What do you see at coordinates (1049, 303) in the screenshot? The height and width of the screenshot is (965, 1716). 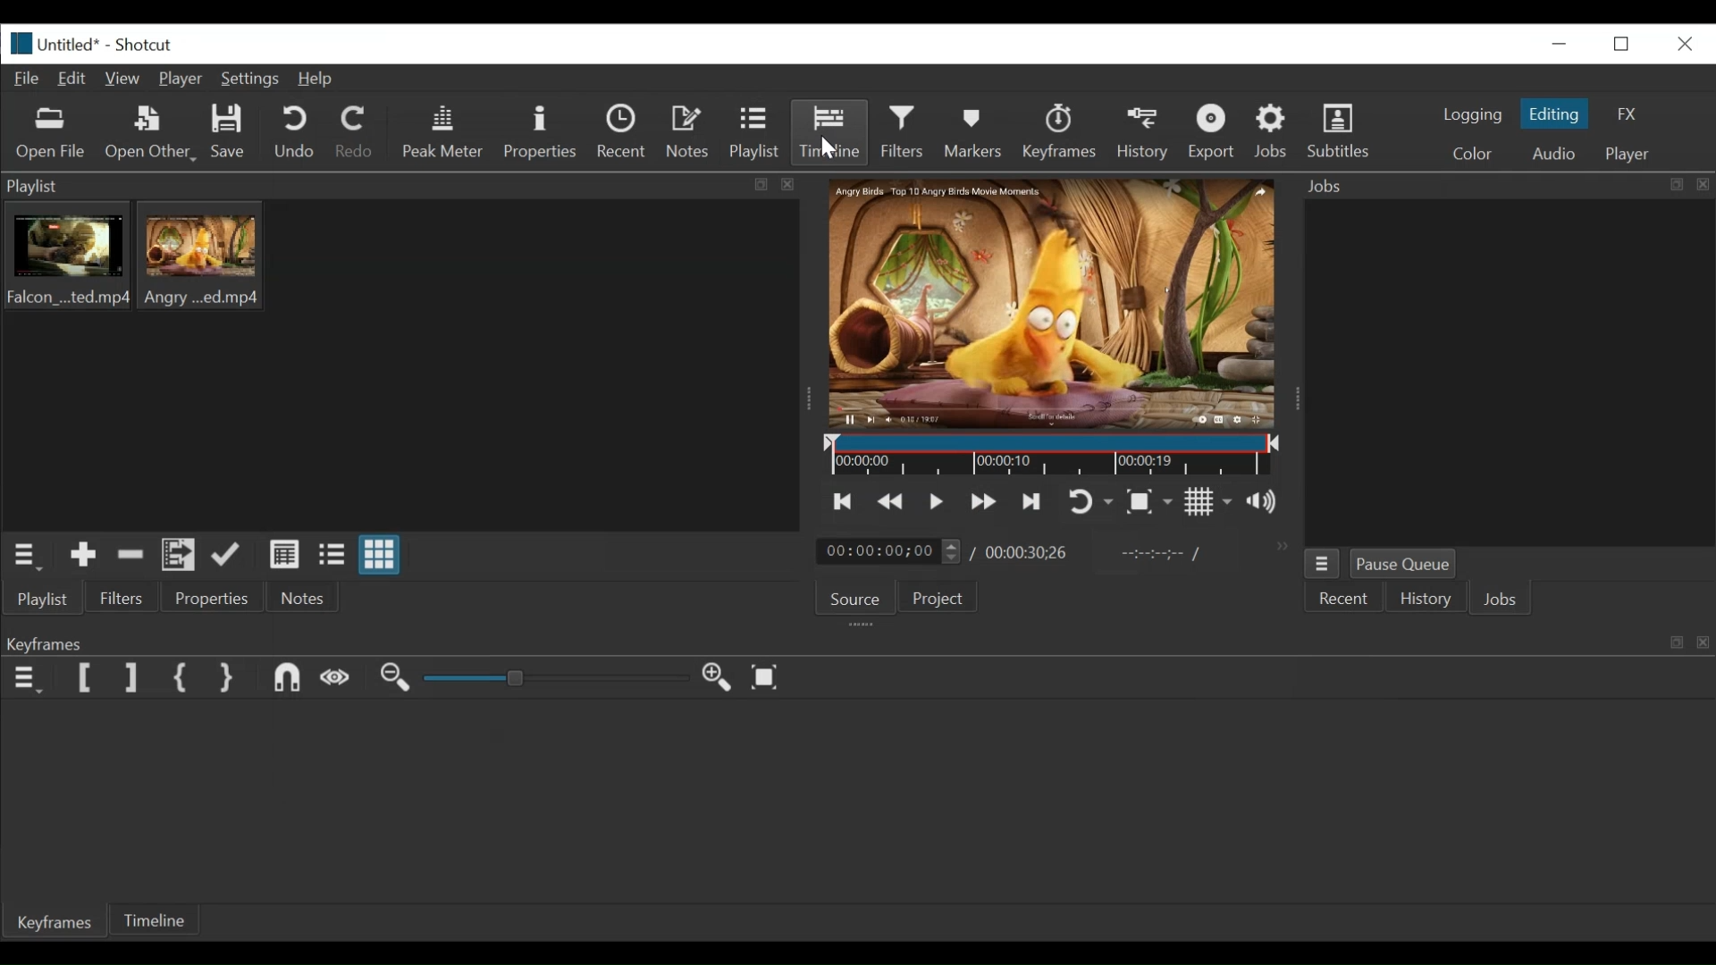 I see `media viewer` at bounding box center [1049, 303].